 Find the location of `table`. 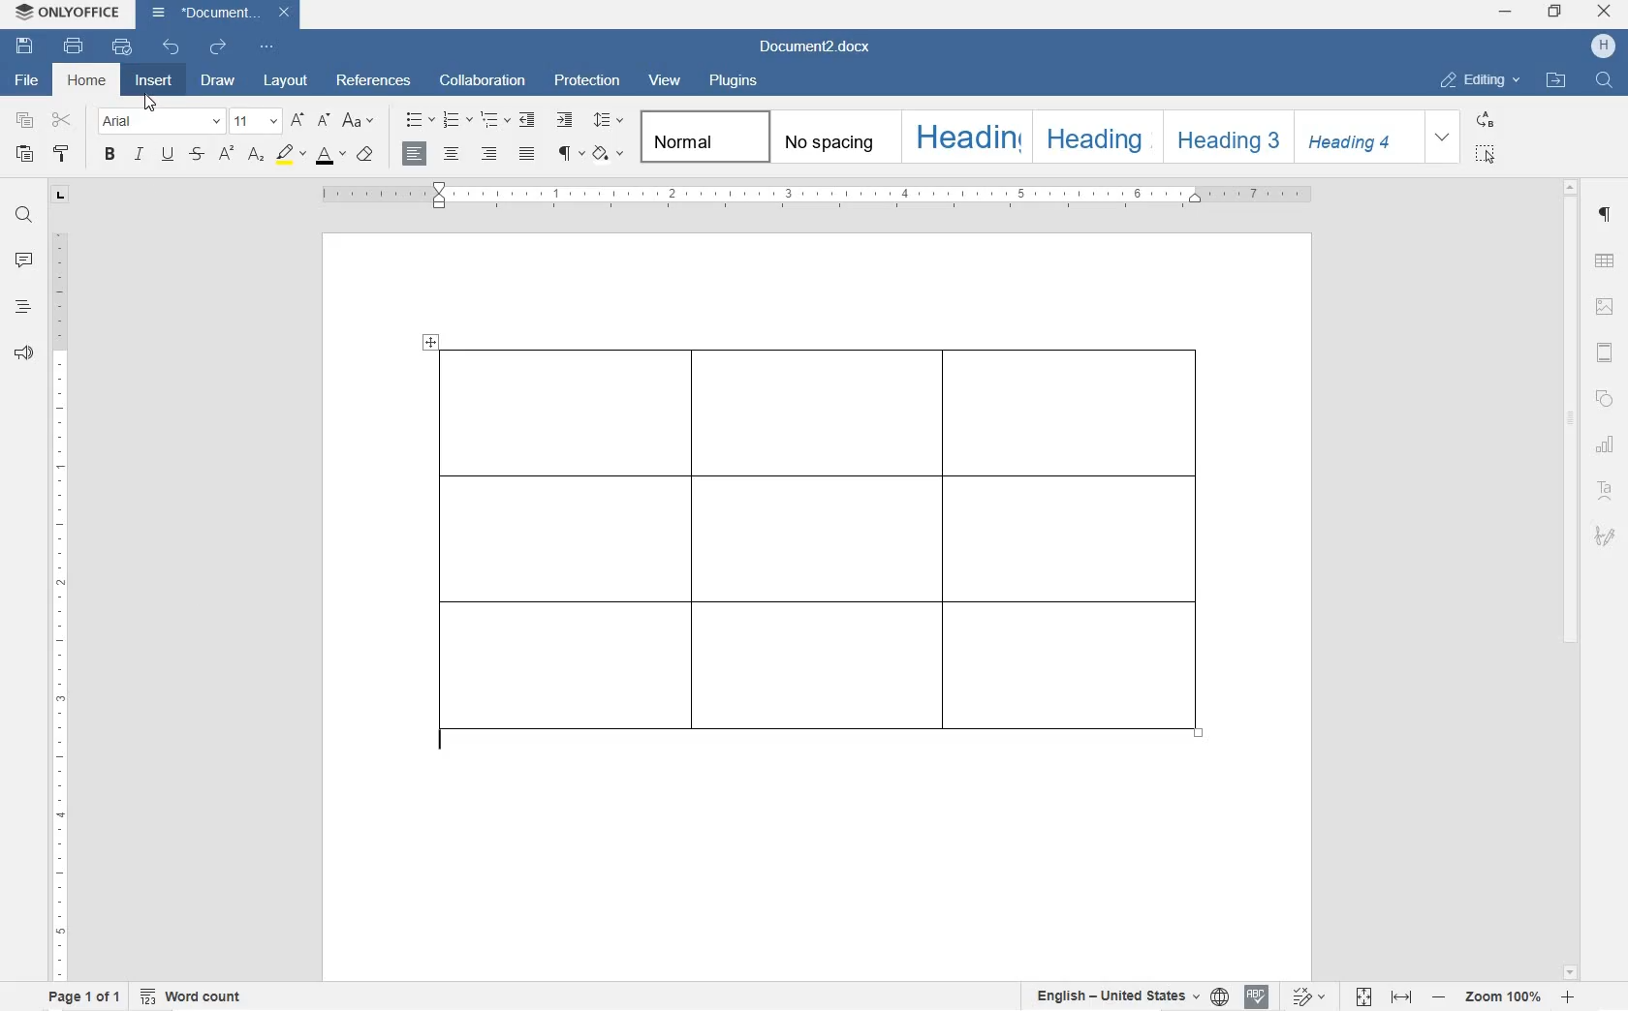

table is located at coordinates (1605, 262).